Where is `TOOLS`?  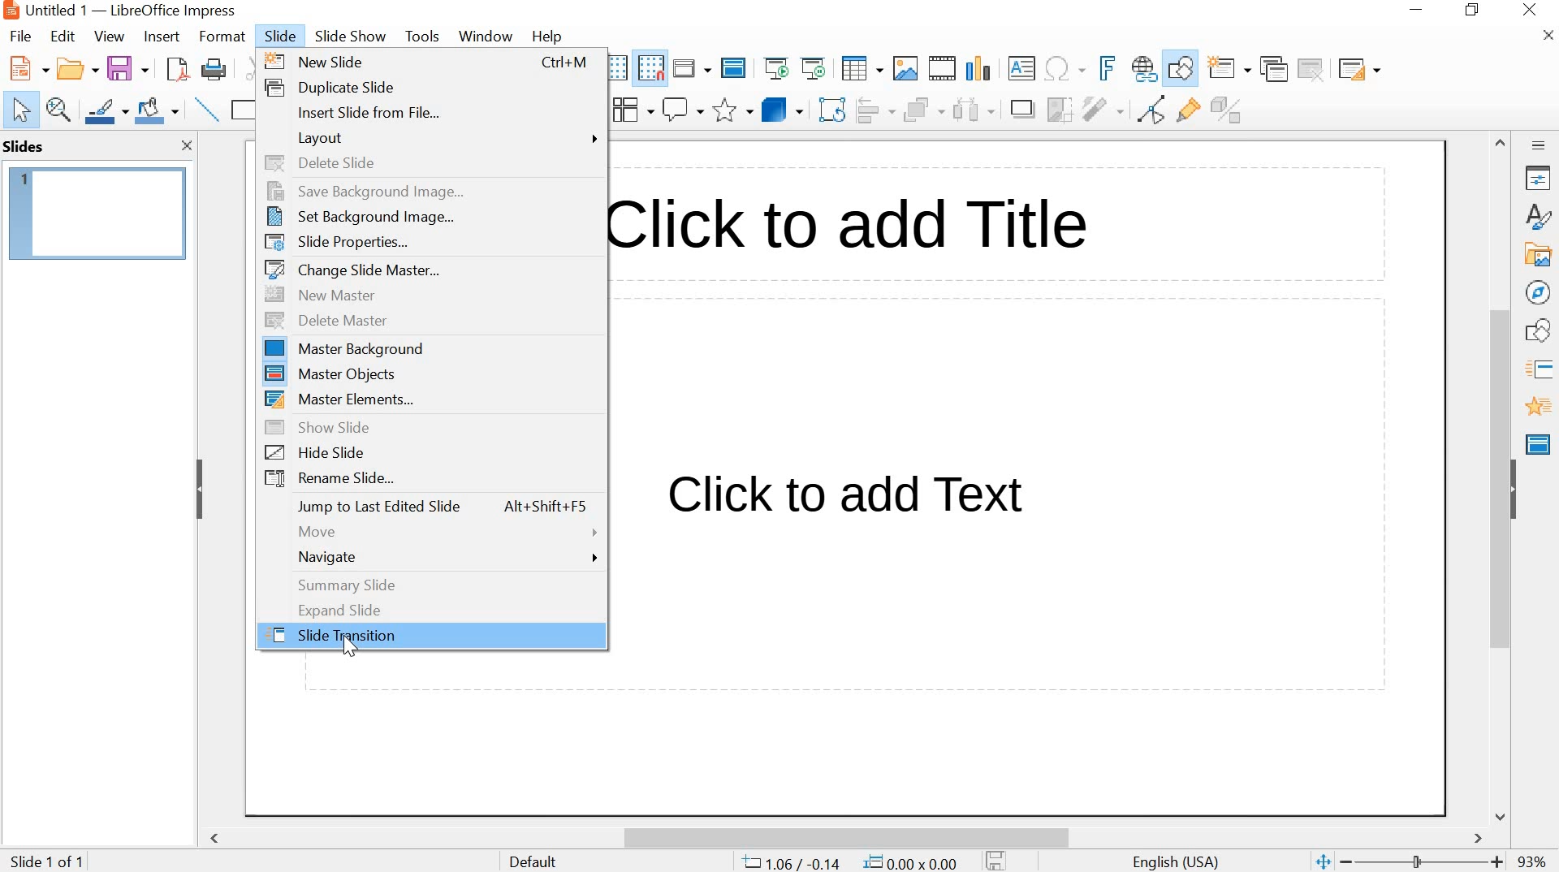
TOOLS is located at coordinates (424, 36).